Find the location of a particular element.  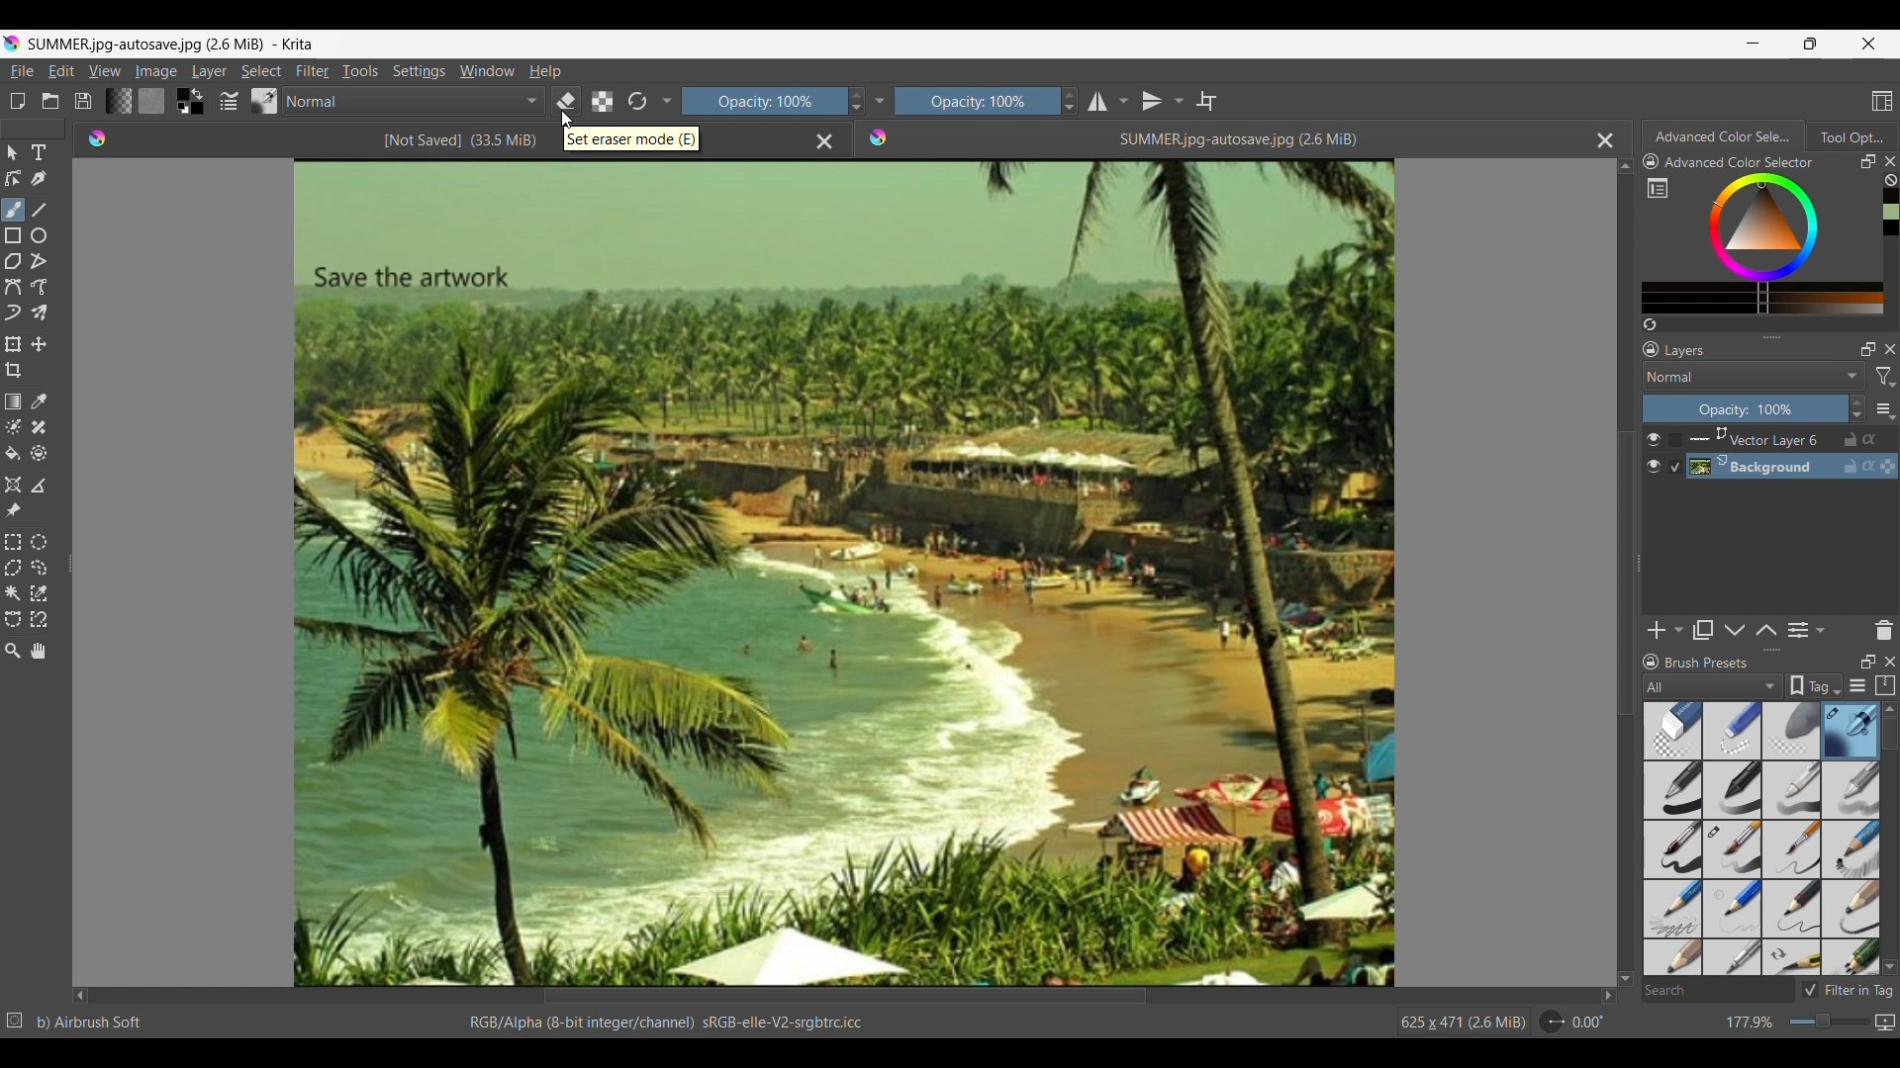

Freehand selection tool is located at coordinates (39, 569).